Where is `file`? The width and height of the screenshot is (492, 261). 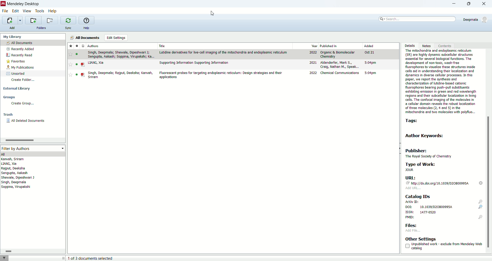 file is located at coordinates (5, 11).